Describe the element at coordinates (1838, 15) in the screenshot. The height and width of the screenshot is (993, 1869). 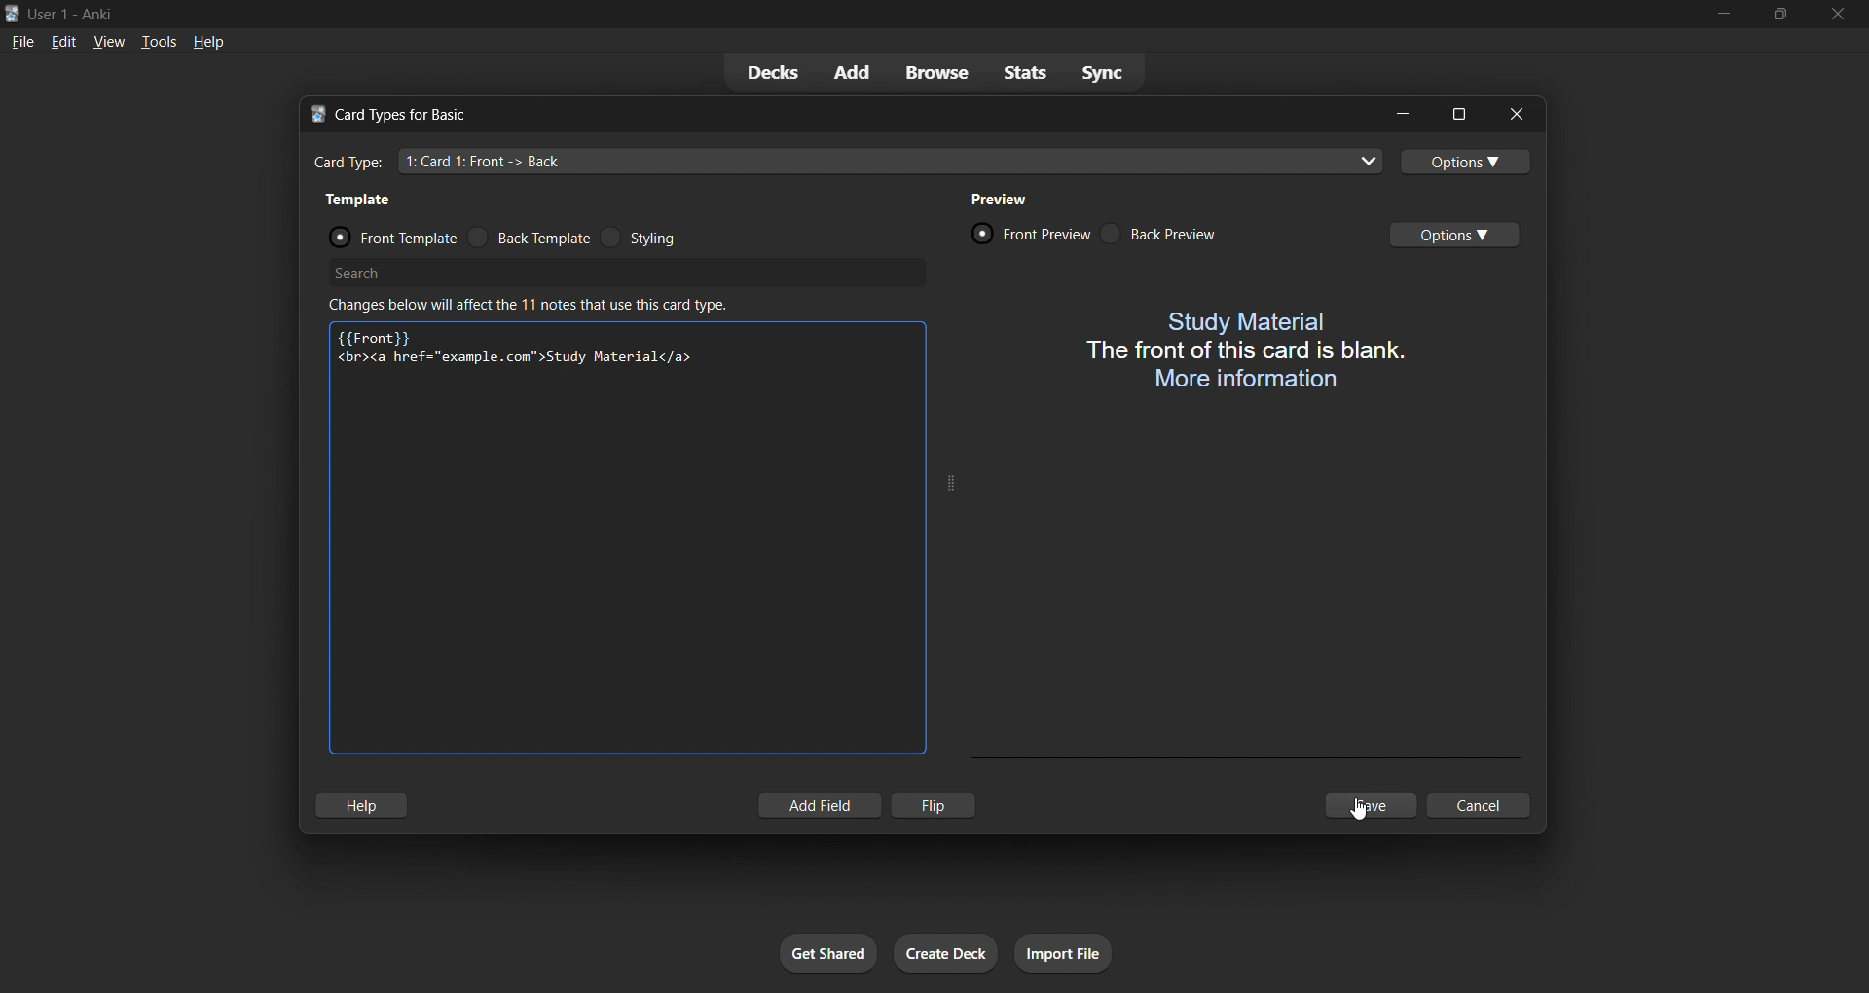
I see `close` at that location.